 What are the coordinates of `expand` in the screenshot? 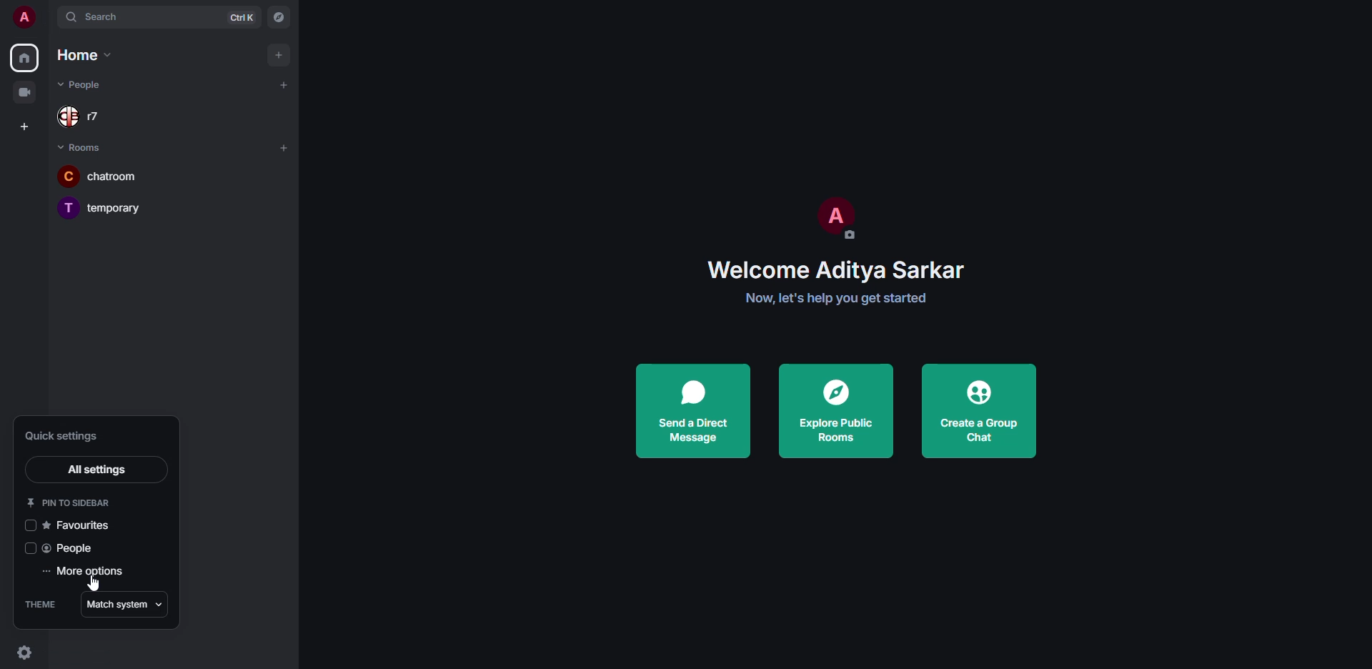 It's located at (47, 19).